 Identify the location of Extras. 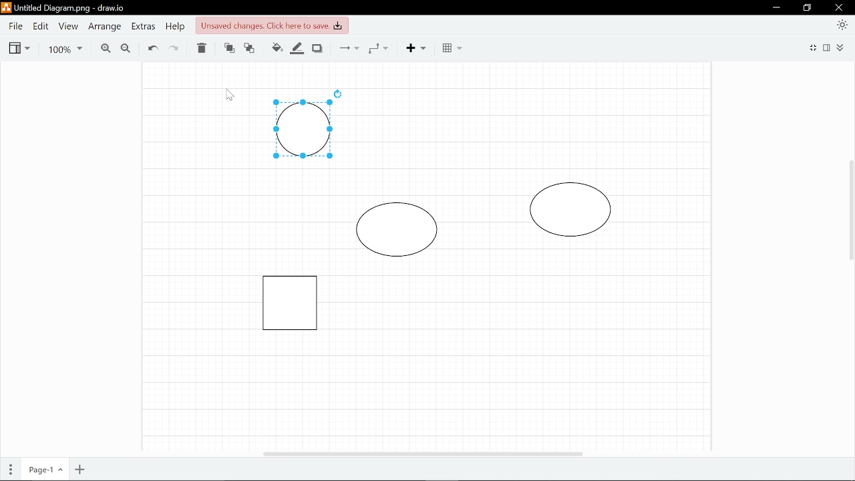
(143, 26).